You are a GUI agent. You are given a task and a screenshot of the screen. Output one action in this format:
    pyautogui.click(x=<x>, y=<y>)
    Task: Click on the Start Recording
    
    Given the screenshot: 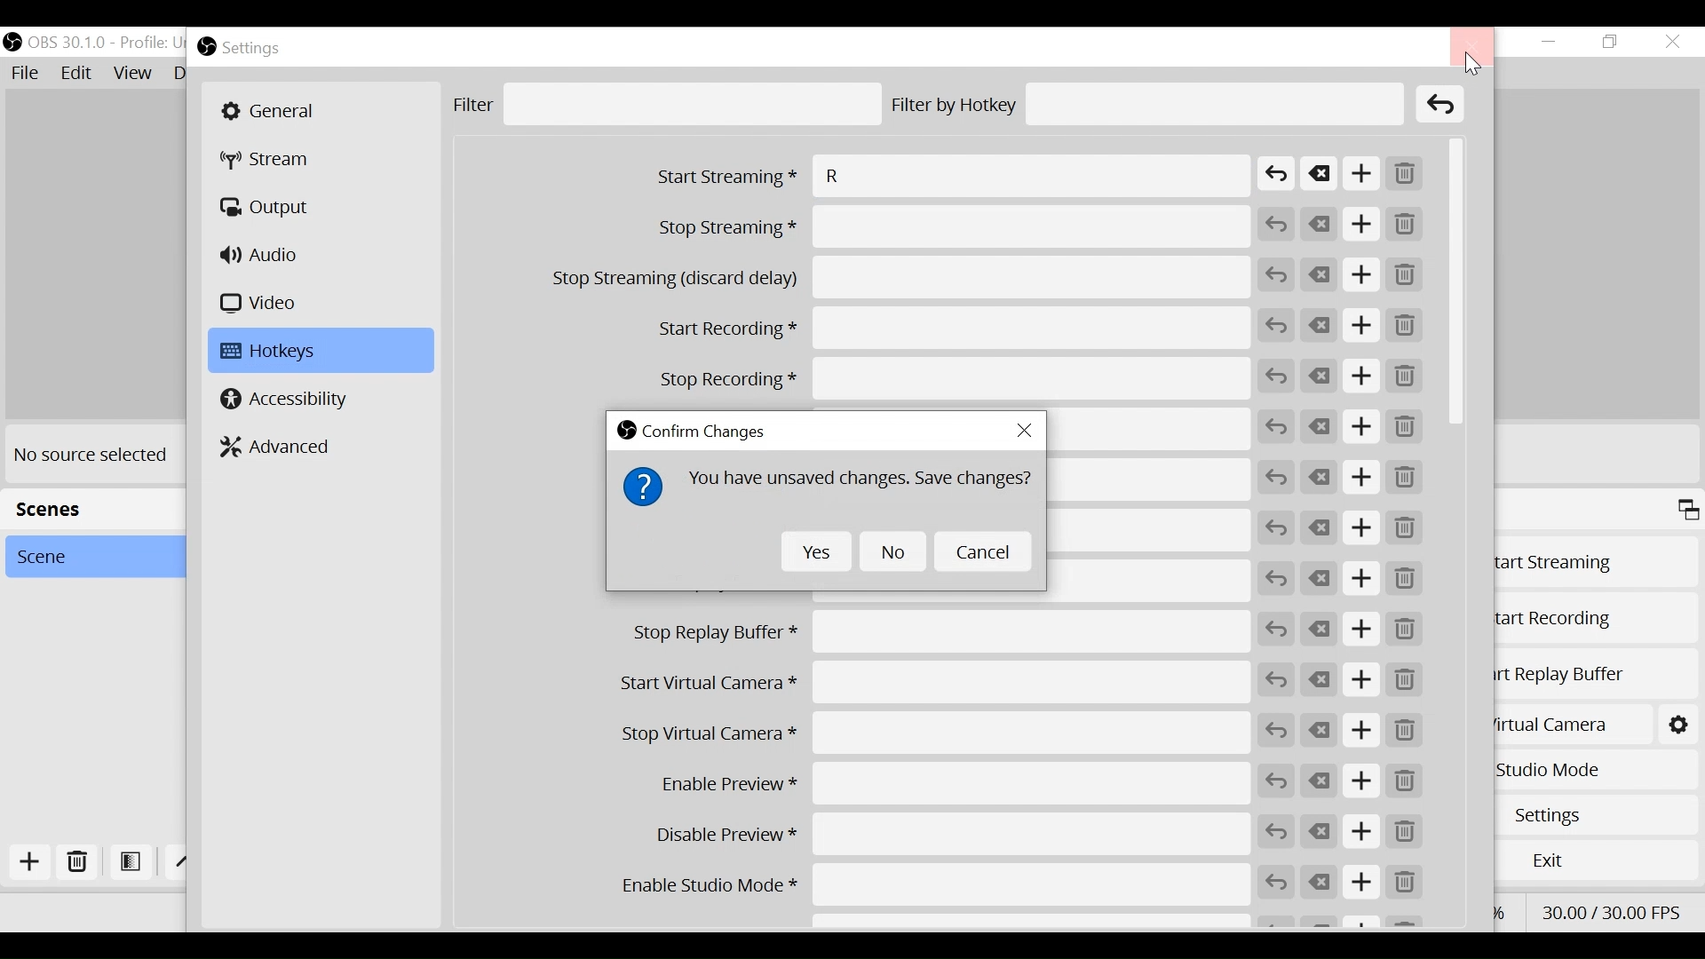 What is the action you would take?
    pyautogui.click(x=1587, y=617)
    